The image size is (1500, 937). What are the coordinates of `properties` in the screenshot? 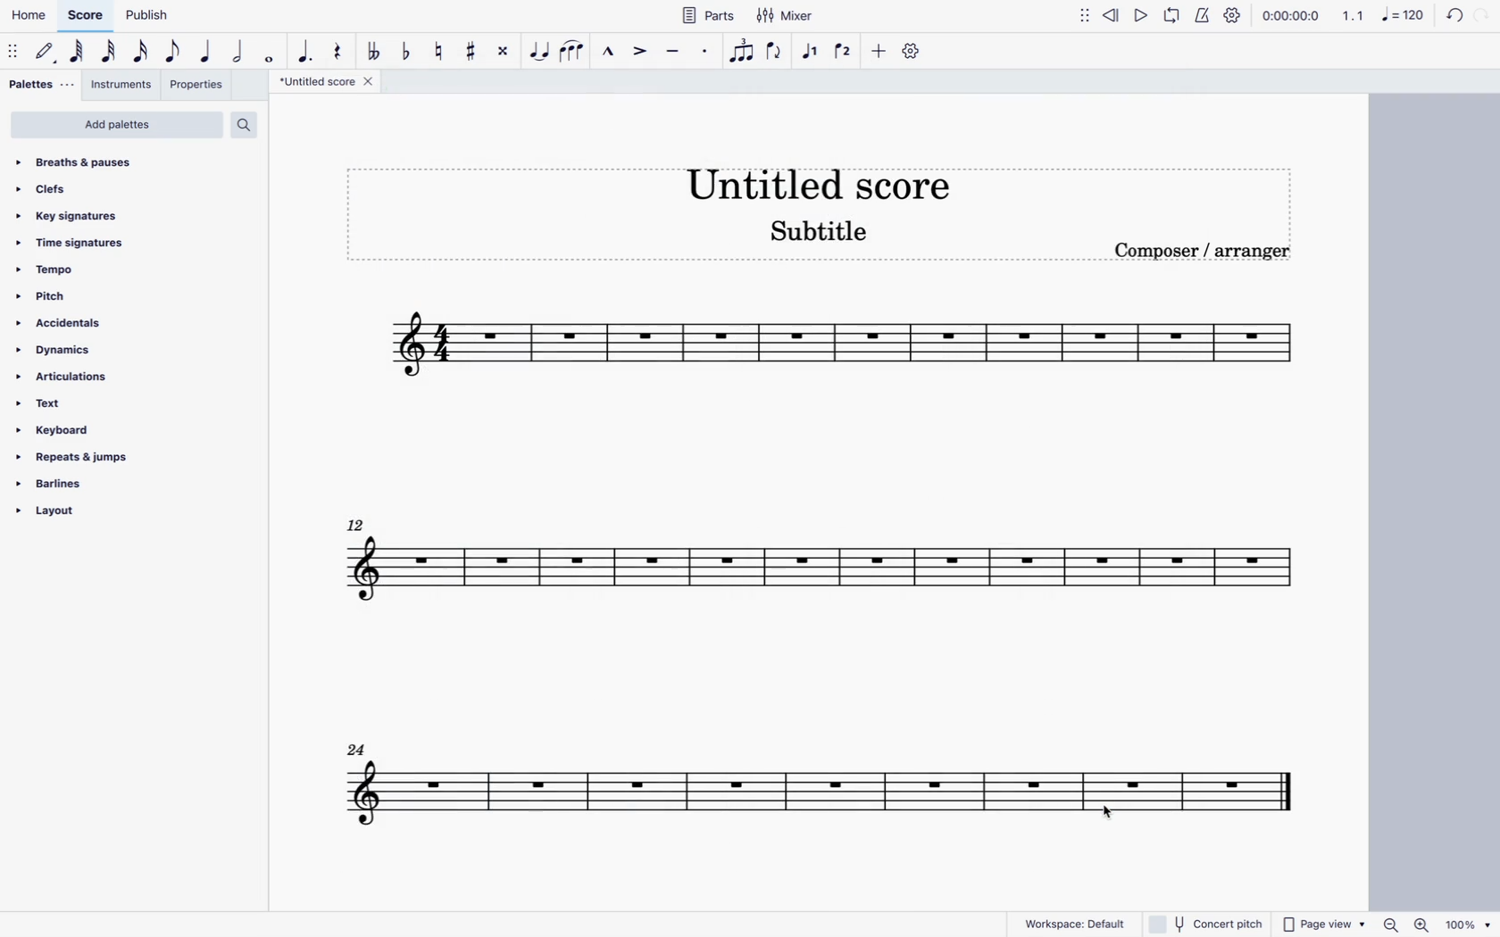 It's located at (194, 86).